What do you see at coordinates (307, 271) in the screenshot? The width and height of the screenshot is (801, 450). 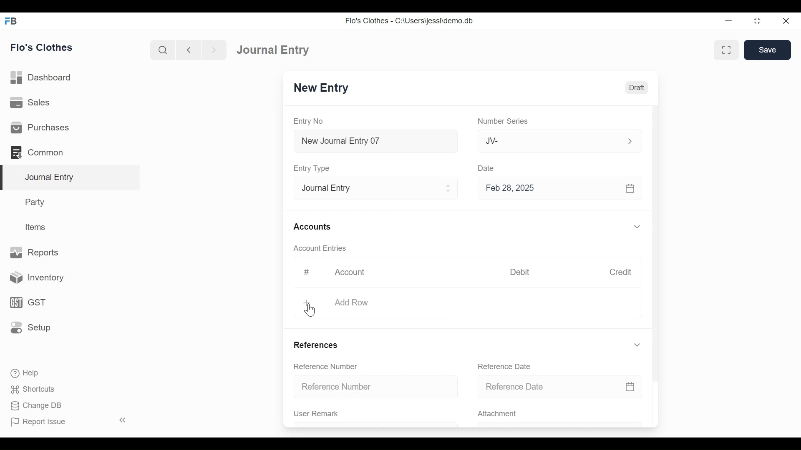 I see `#` at bounding box center [307, 271].